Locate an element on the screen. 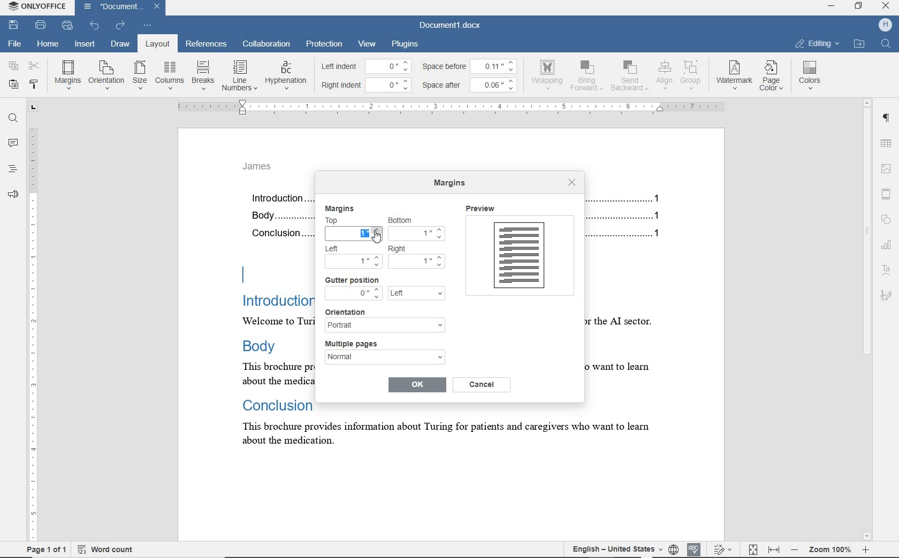 The width and height of the screenshot is (899, 558). undo is located at coordinates (94, 26).